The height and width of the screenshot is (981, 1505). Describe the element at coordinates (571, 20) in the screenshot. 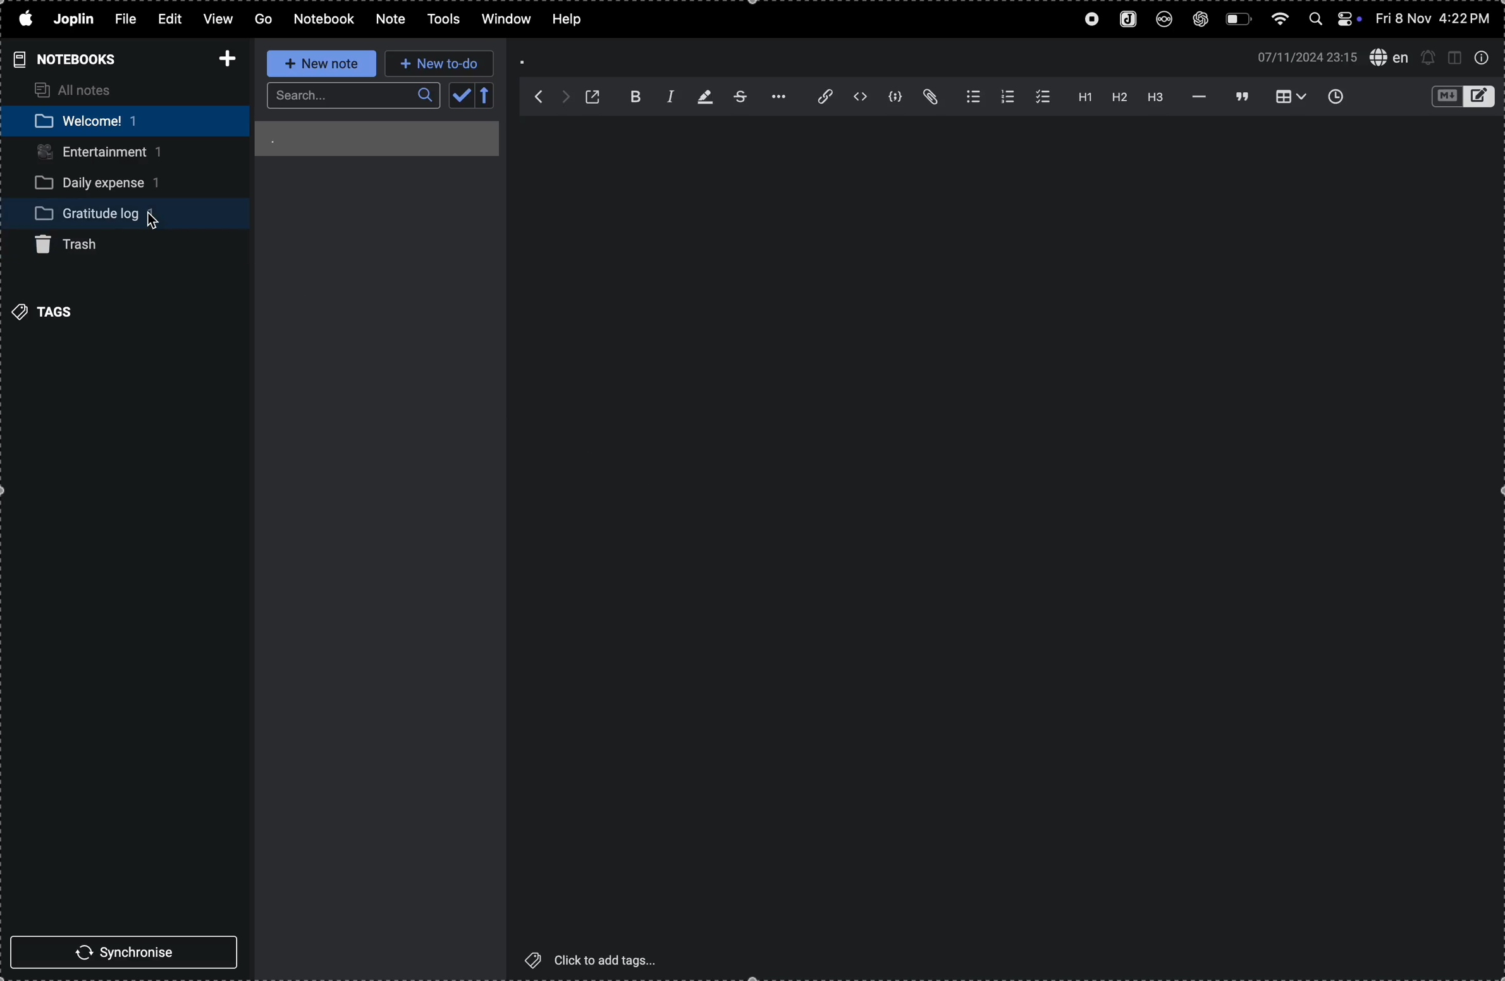

I see `help` at that location.